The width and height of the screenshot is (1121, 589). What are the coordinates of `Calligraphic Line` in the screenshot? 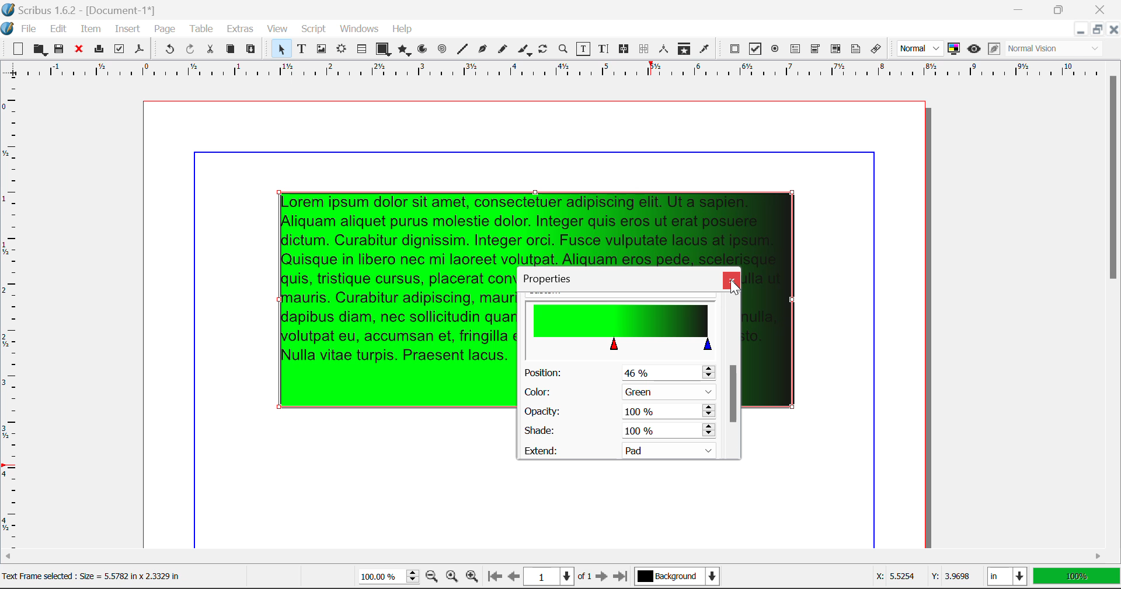 It's located at (525, 51).